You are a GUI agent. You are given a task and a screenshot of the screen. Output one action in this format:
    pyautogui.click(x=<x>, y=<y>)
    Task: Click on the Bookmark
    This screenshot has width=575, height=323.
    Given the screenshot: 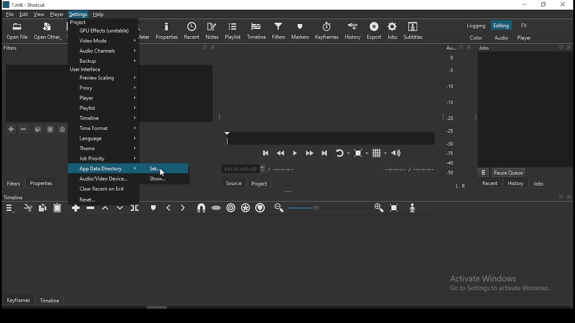 What is the action you would take?
    pyautogui.click(x=561, y=197)
    